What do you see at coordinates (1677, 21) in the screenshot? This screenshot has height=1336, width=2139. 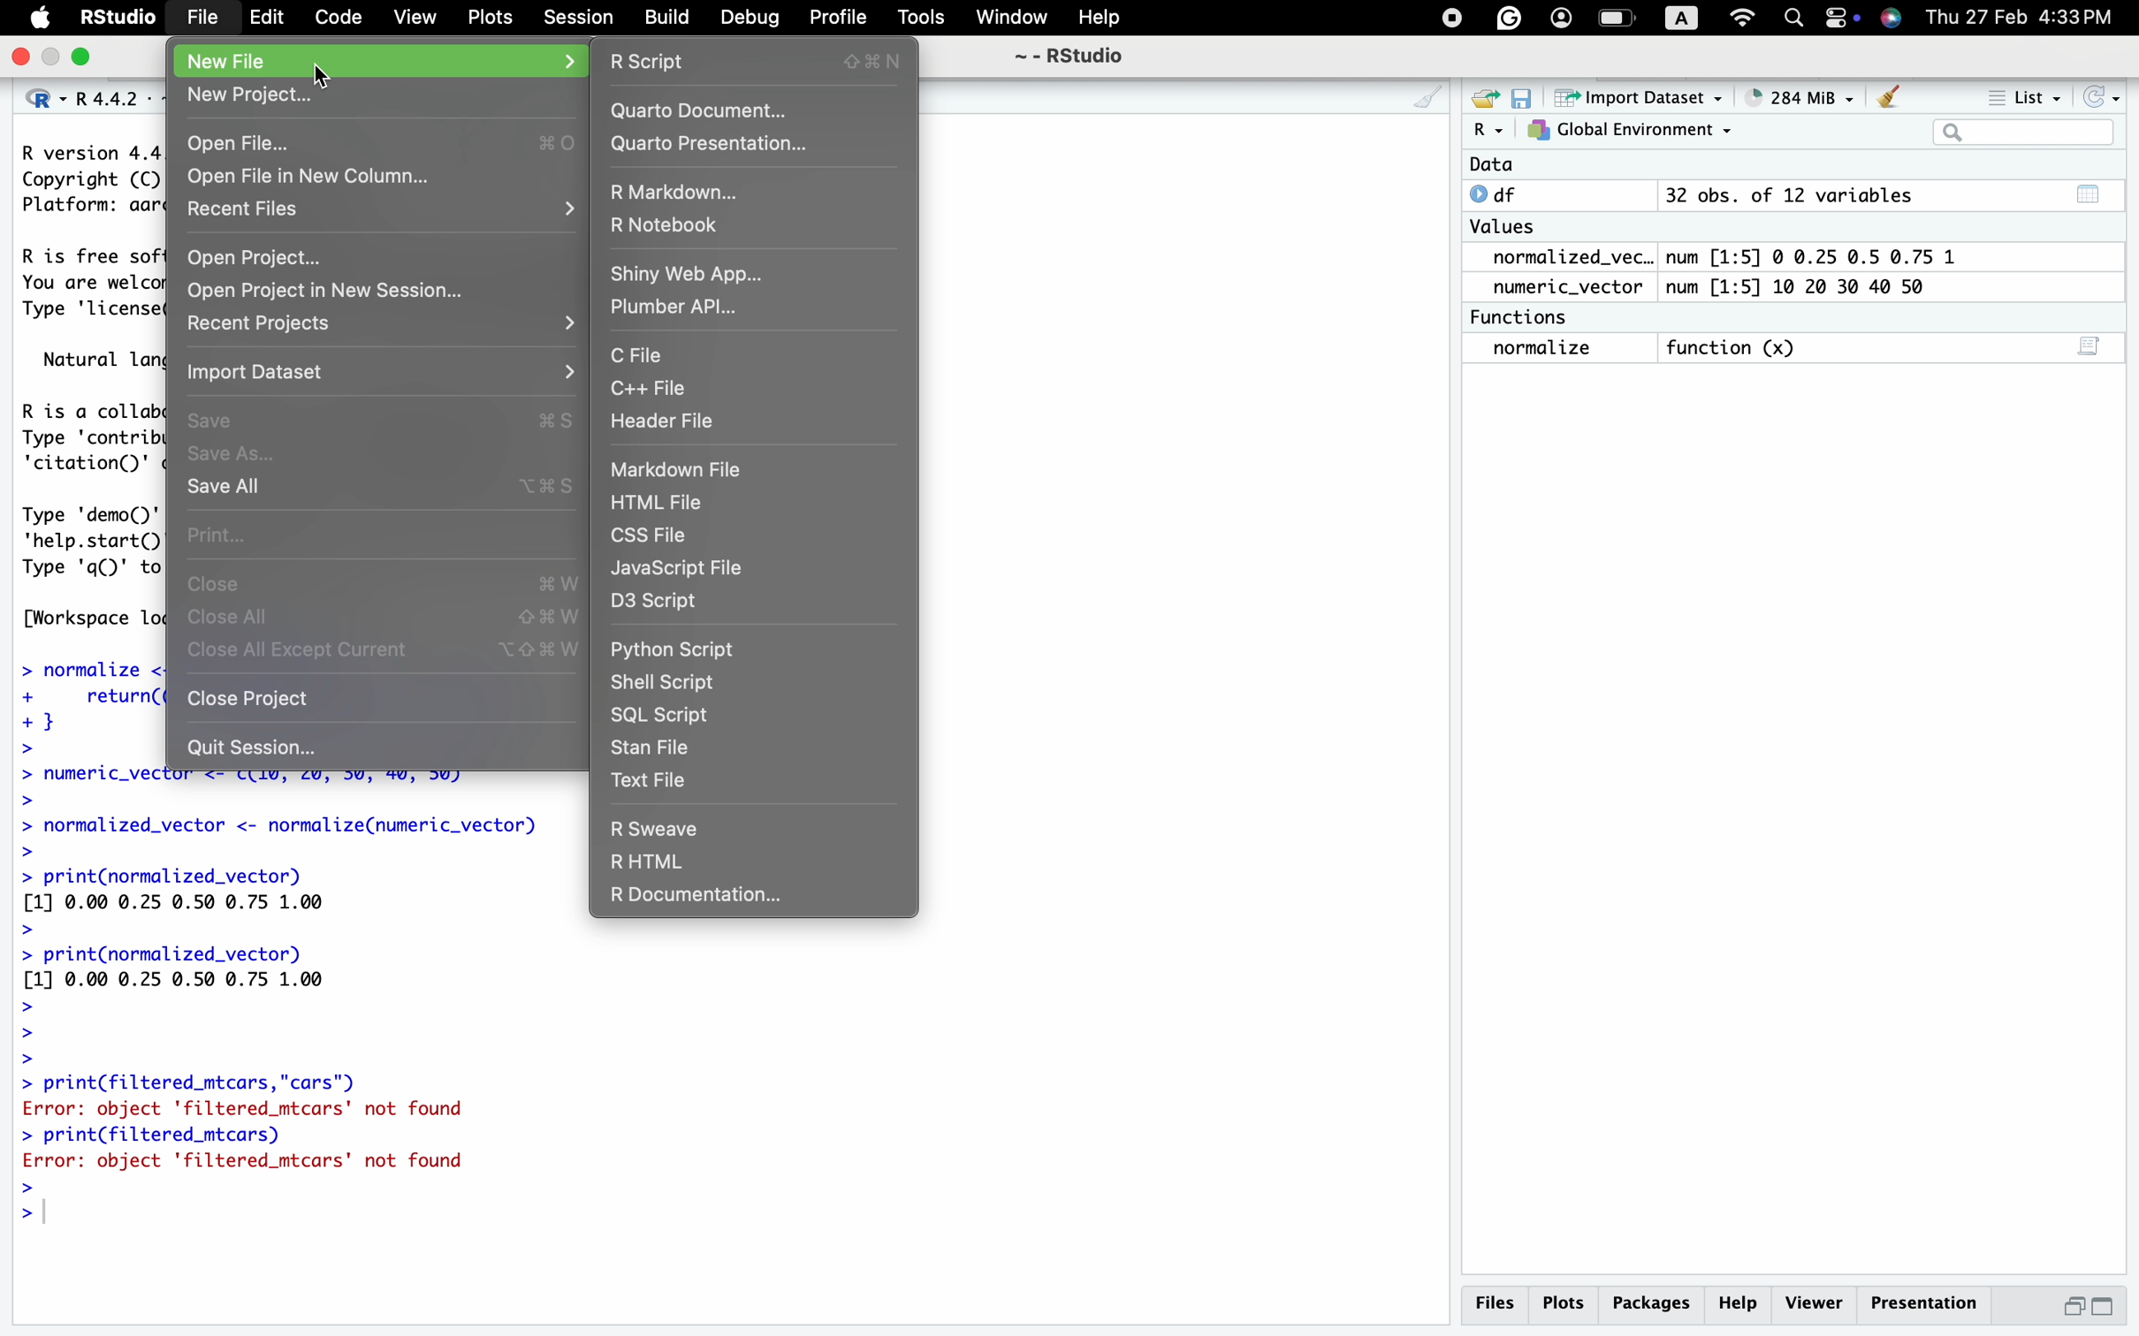 I see `letter` at bounding box center [1677, 21].